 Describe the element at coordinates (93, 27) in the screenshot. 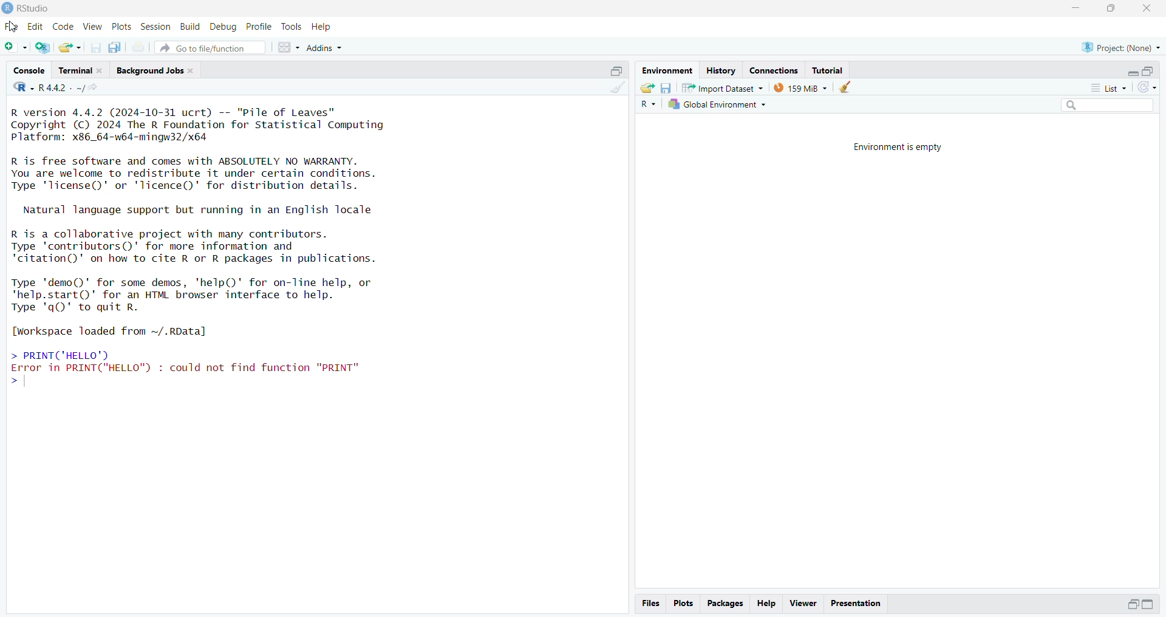

I see `view` at that location.